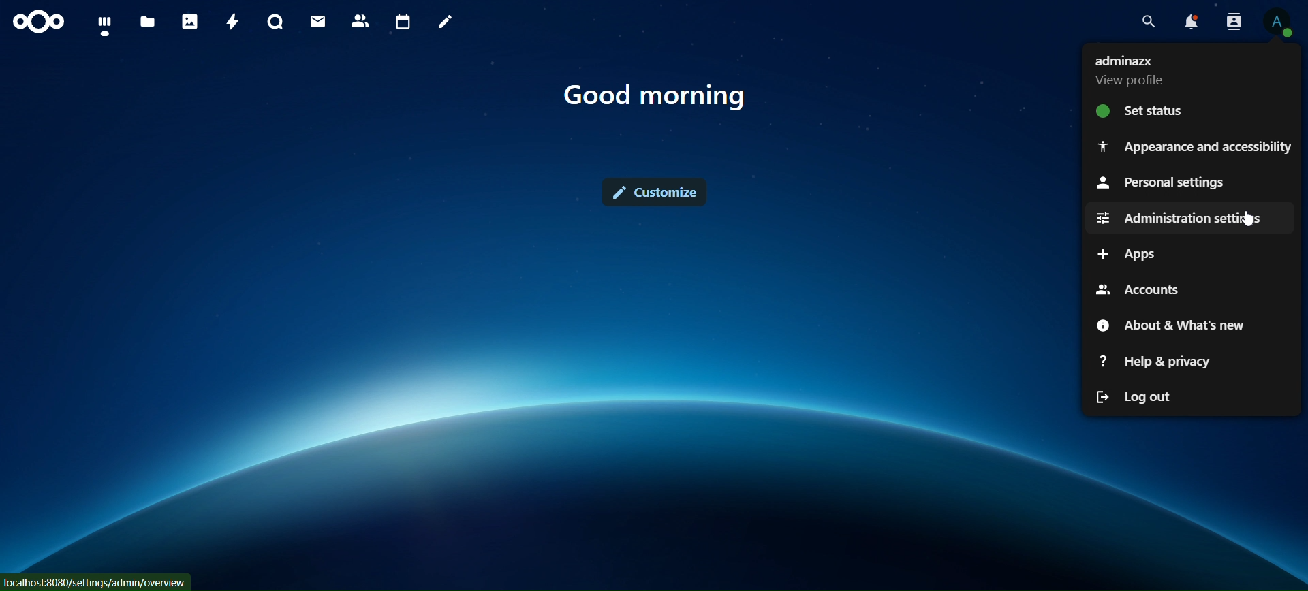 The width and height of the screenshot is (1308, 591). I want to click on mail, so click(322, 22).